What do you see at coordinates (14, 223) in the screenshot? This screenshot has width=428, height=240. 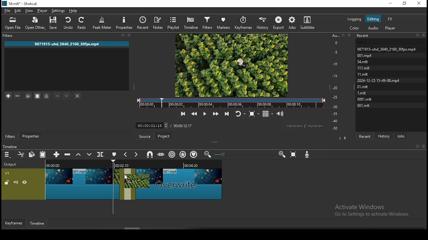 I see `keyframe` at bounding box center [14, 223].